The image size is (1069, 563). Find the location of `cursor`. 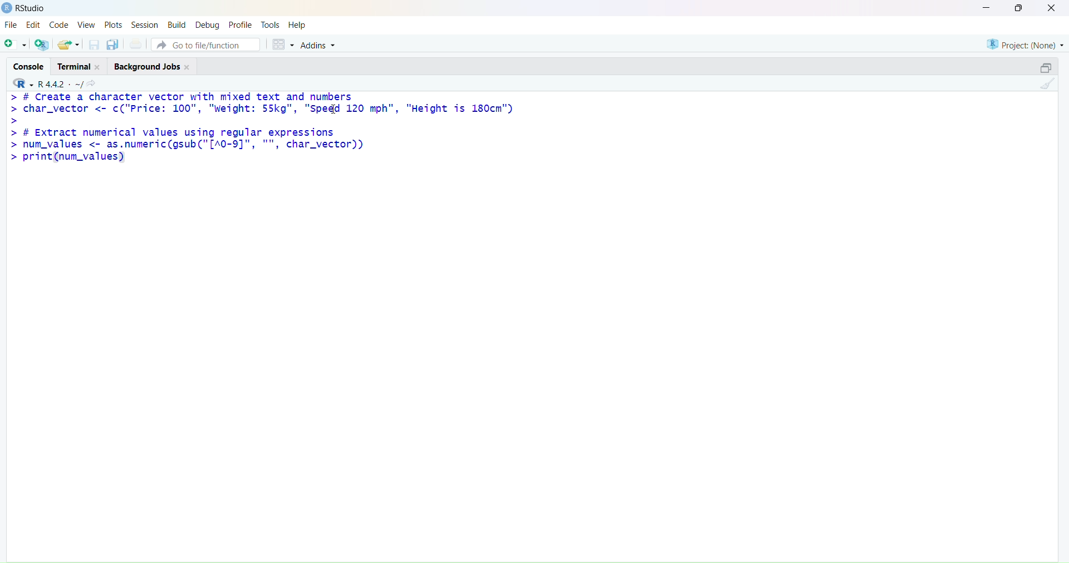

cursor is located at coordinates (336, 108).